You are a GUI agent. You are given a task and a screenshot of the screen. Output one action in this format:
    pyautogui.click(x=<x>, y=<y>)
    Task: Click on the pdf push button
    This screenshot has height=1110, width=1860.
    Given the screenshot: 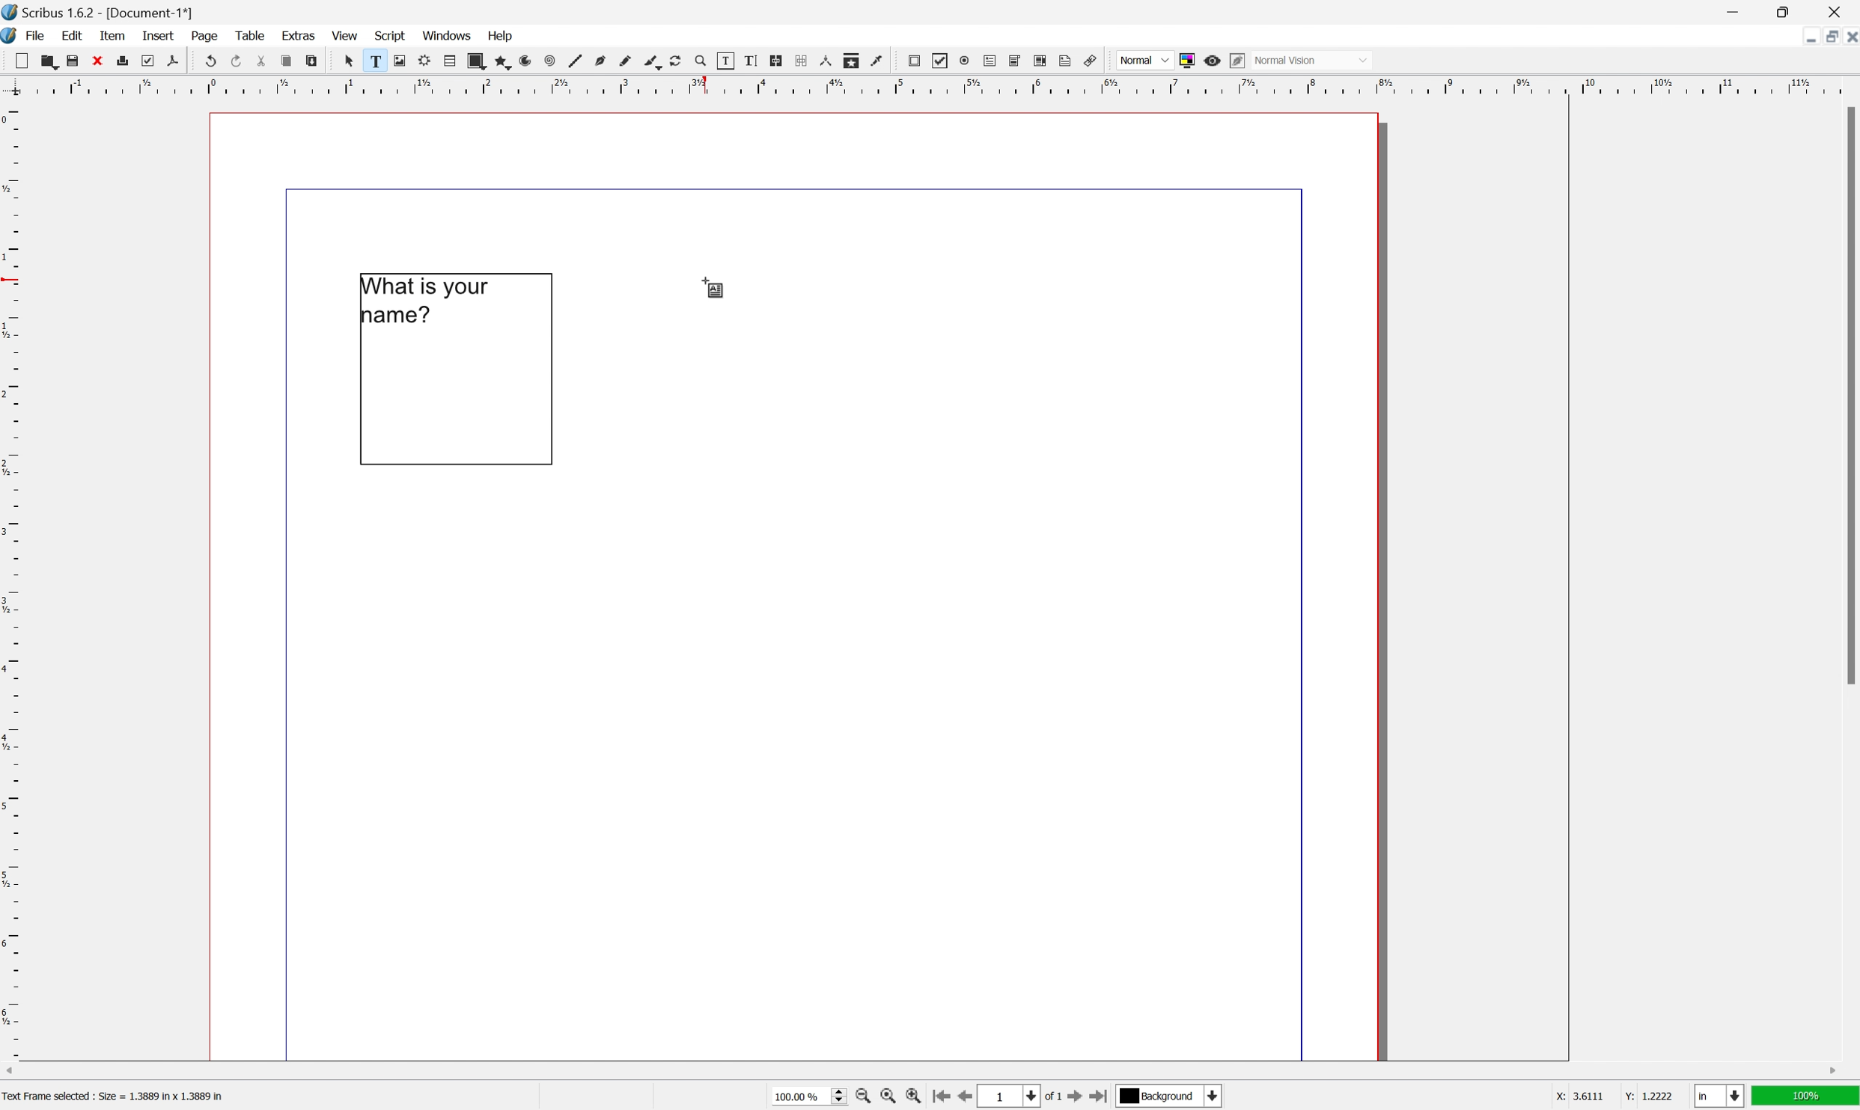 What is the action you would take?
    pyautogui.click(x=914, y=61)
    